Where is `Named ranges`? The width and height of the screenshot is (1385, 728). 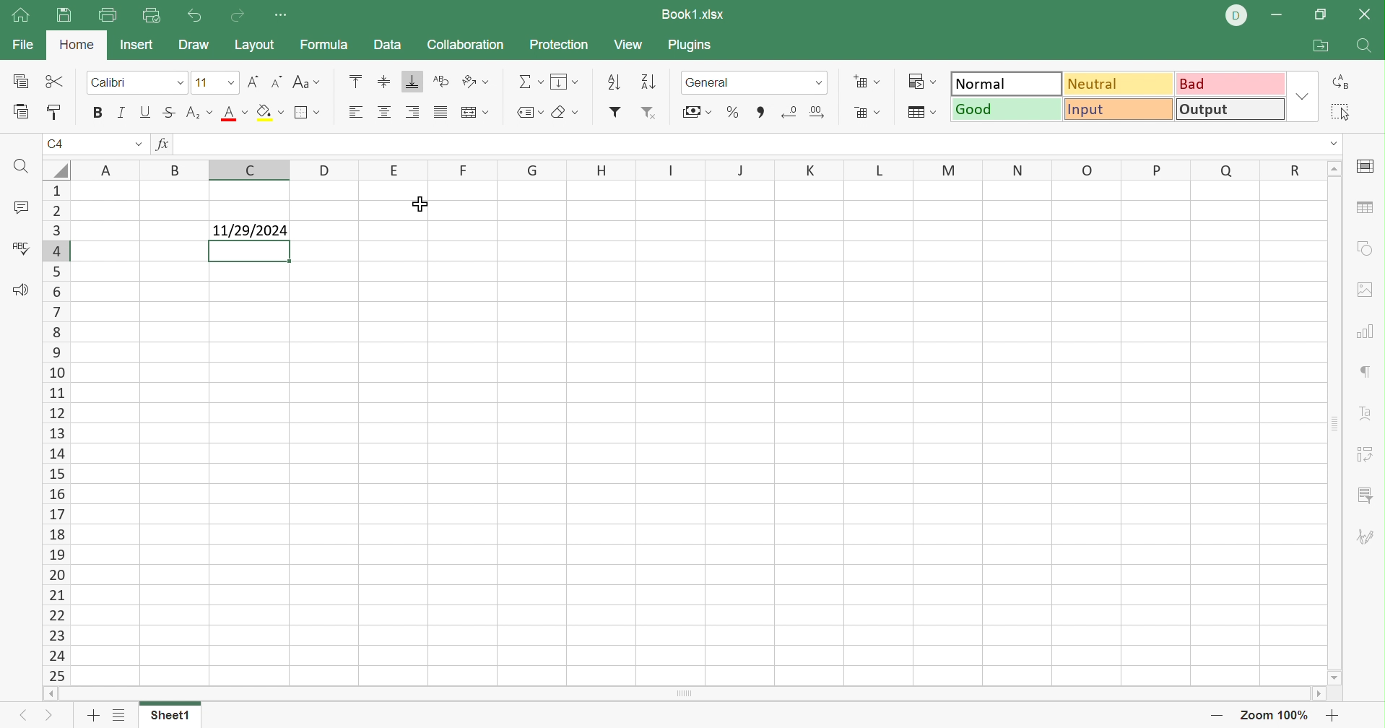
Named ranges is located at coordinates (529, 112).